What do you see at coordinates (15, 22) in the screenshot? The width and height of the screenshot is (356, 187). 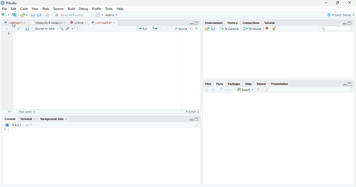 I see `Untitled` at bounding box center [15, 22].